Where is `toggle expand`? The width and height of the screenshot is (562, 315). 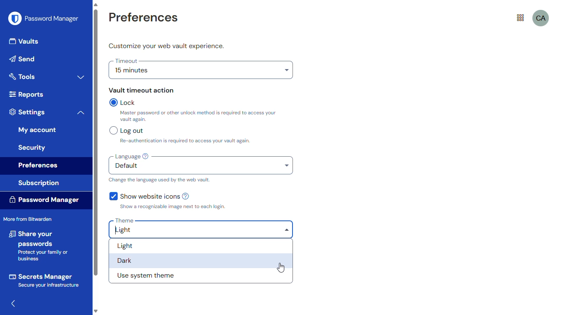 toggle expand is located at coordinates (81, 77).